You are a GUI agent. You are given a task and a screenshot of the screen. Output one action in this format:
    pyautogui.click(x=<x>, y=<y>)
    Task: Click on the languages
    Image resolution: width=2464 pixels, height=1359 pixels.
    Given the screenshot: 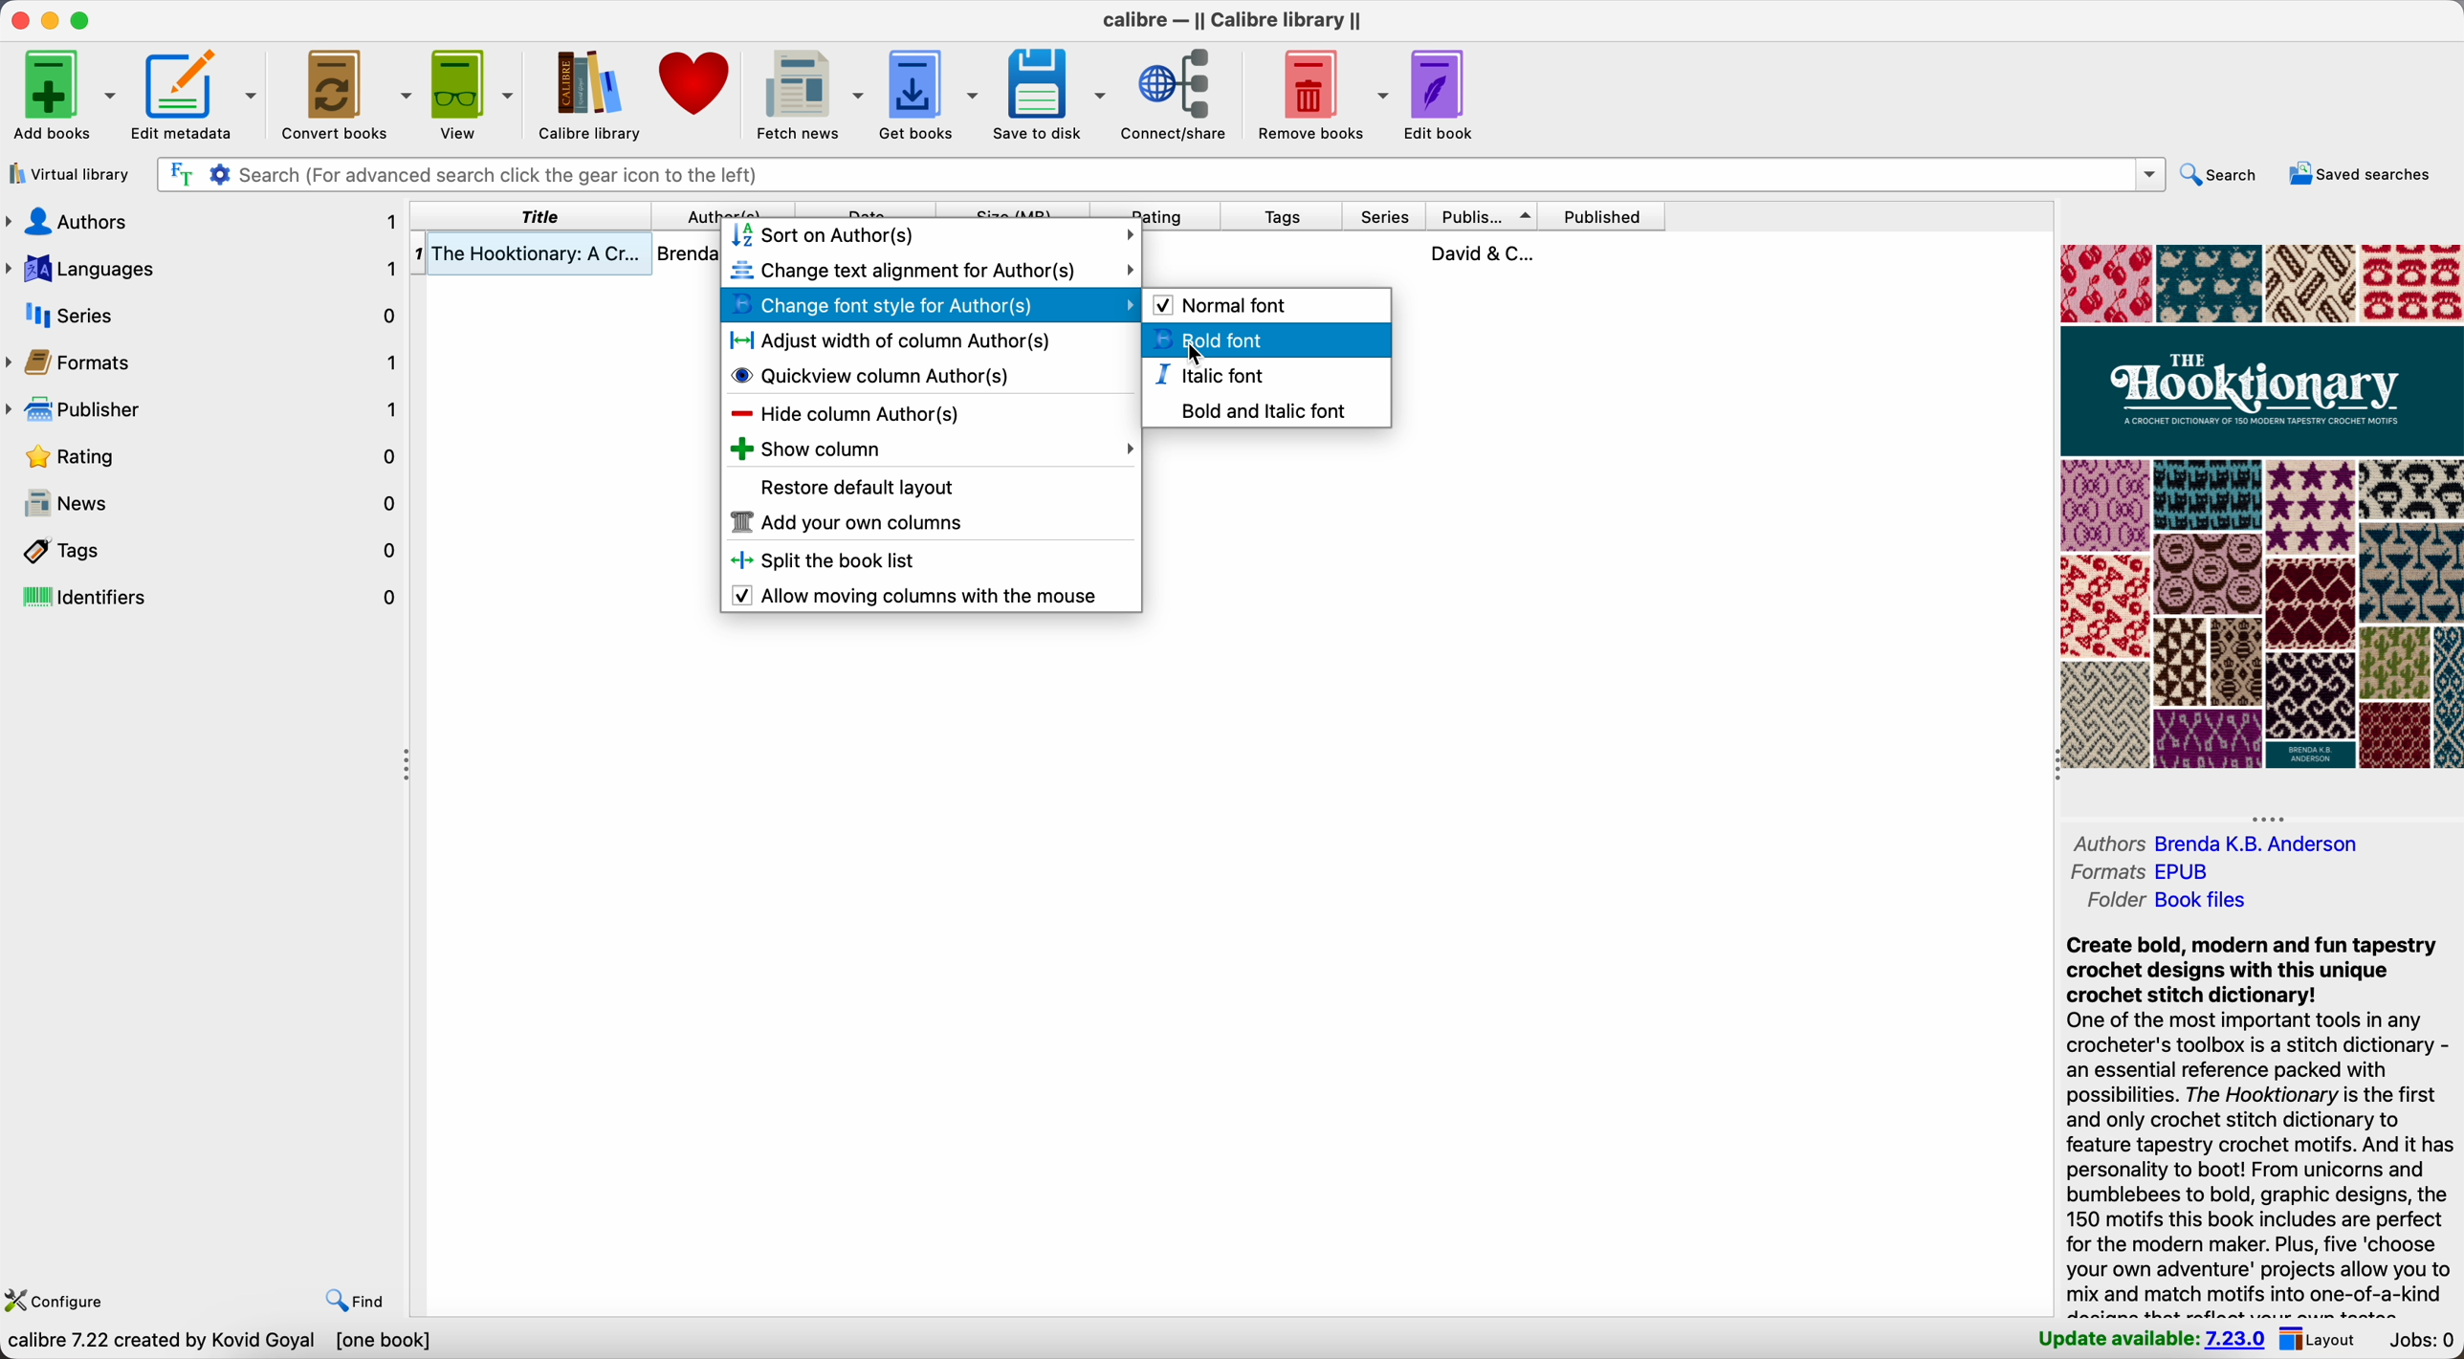 What is the action you would take?
    pyautogui.click(x=204, y=267)
    